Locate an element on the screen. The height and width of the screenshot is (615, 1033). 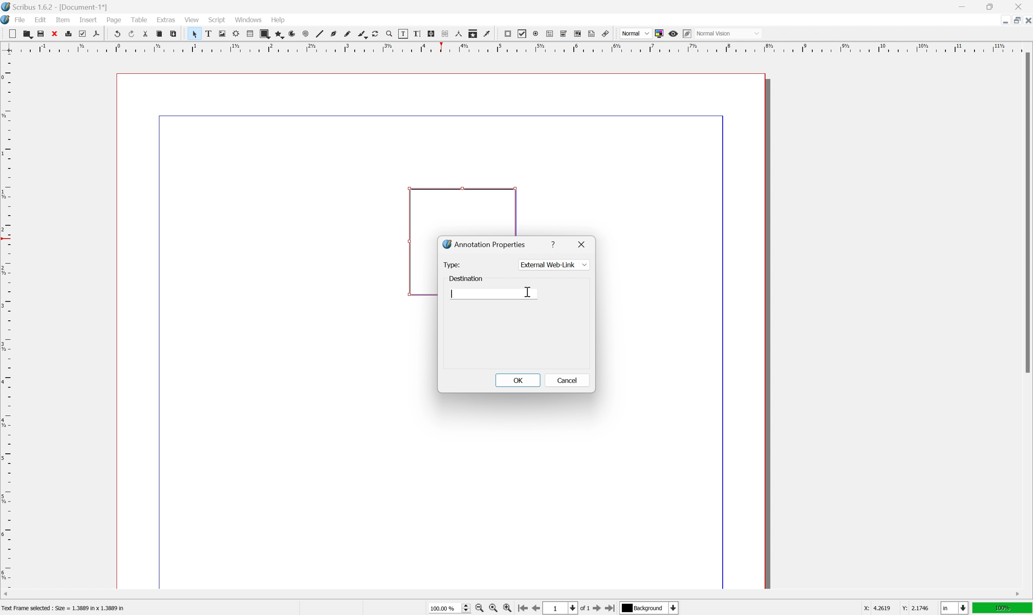
File is located at coordinates (21, 19).